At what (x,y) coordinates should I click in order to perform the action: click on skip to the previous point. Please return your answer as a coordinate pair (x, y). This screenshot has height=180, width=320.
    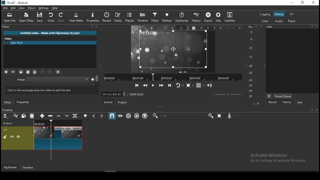
    Looking at the image, I should click on (137, 85).